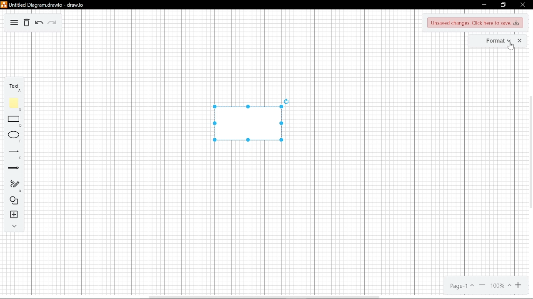 The width and height of the screenshot is (533, 299). Describe the element at coordinates (14, 136) in the screenshot. I see `Circle` at that location.